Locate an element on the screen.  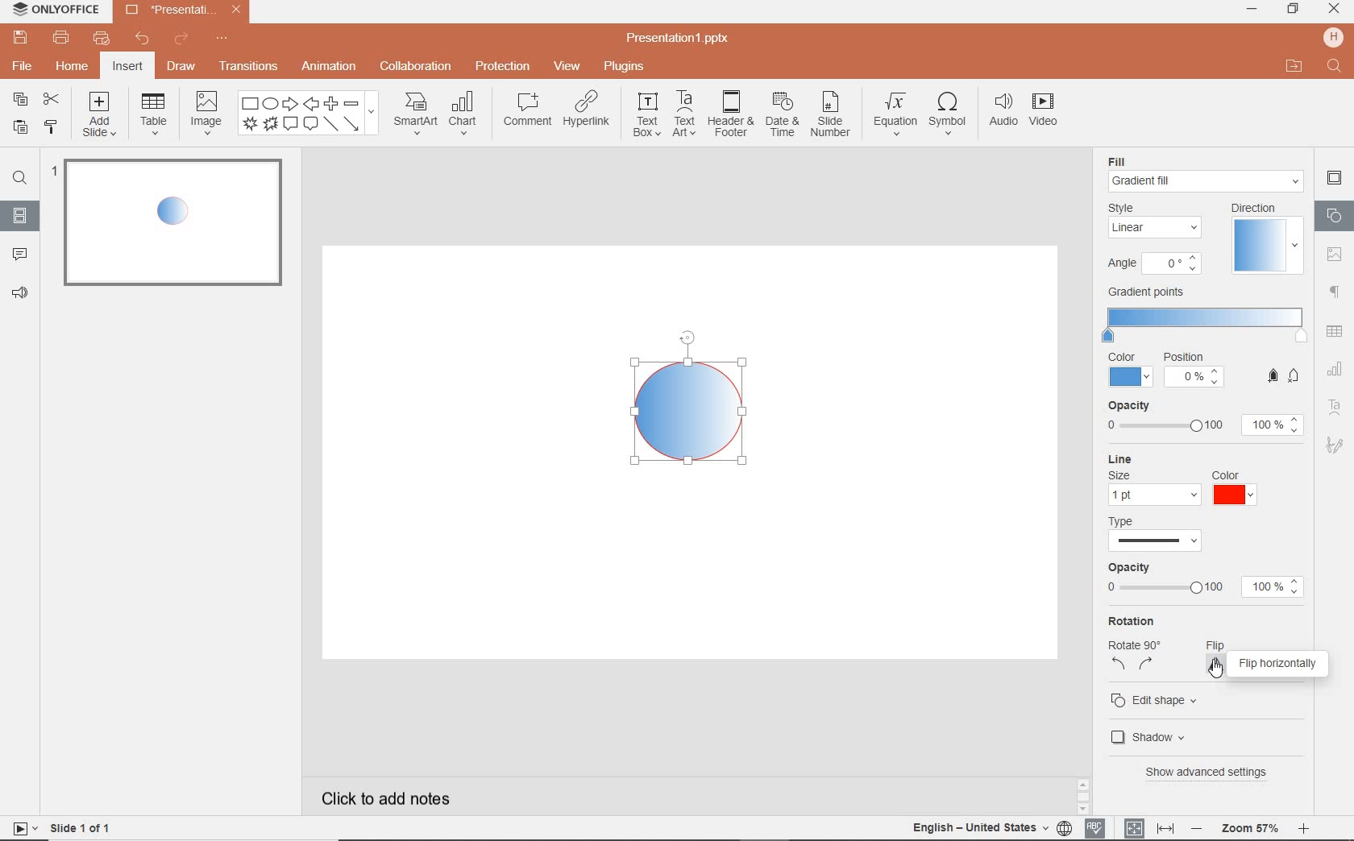
draw is located at coordinates (181, 69).